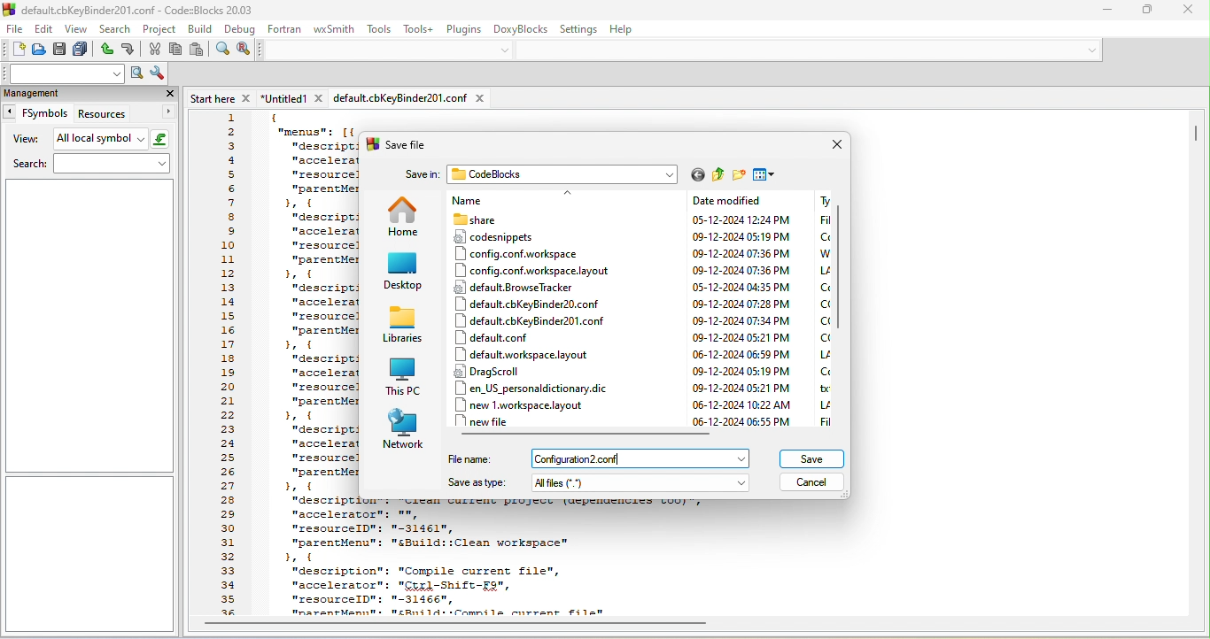 Image resolution: width=1210 pixels, height=639 pixels. Describe the element at coordinates (469, 458) in the screenshot. I see `File name:` at that location.